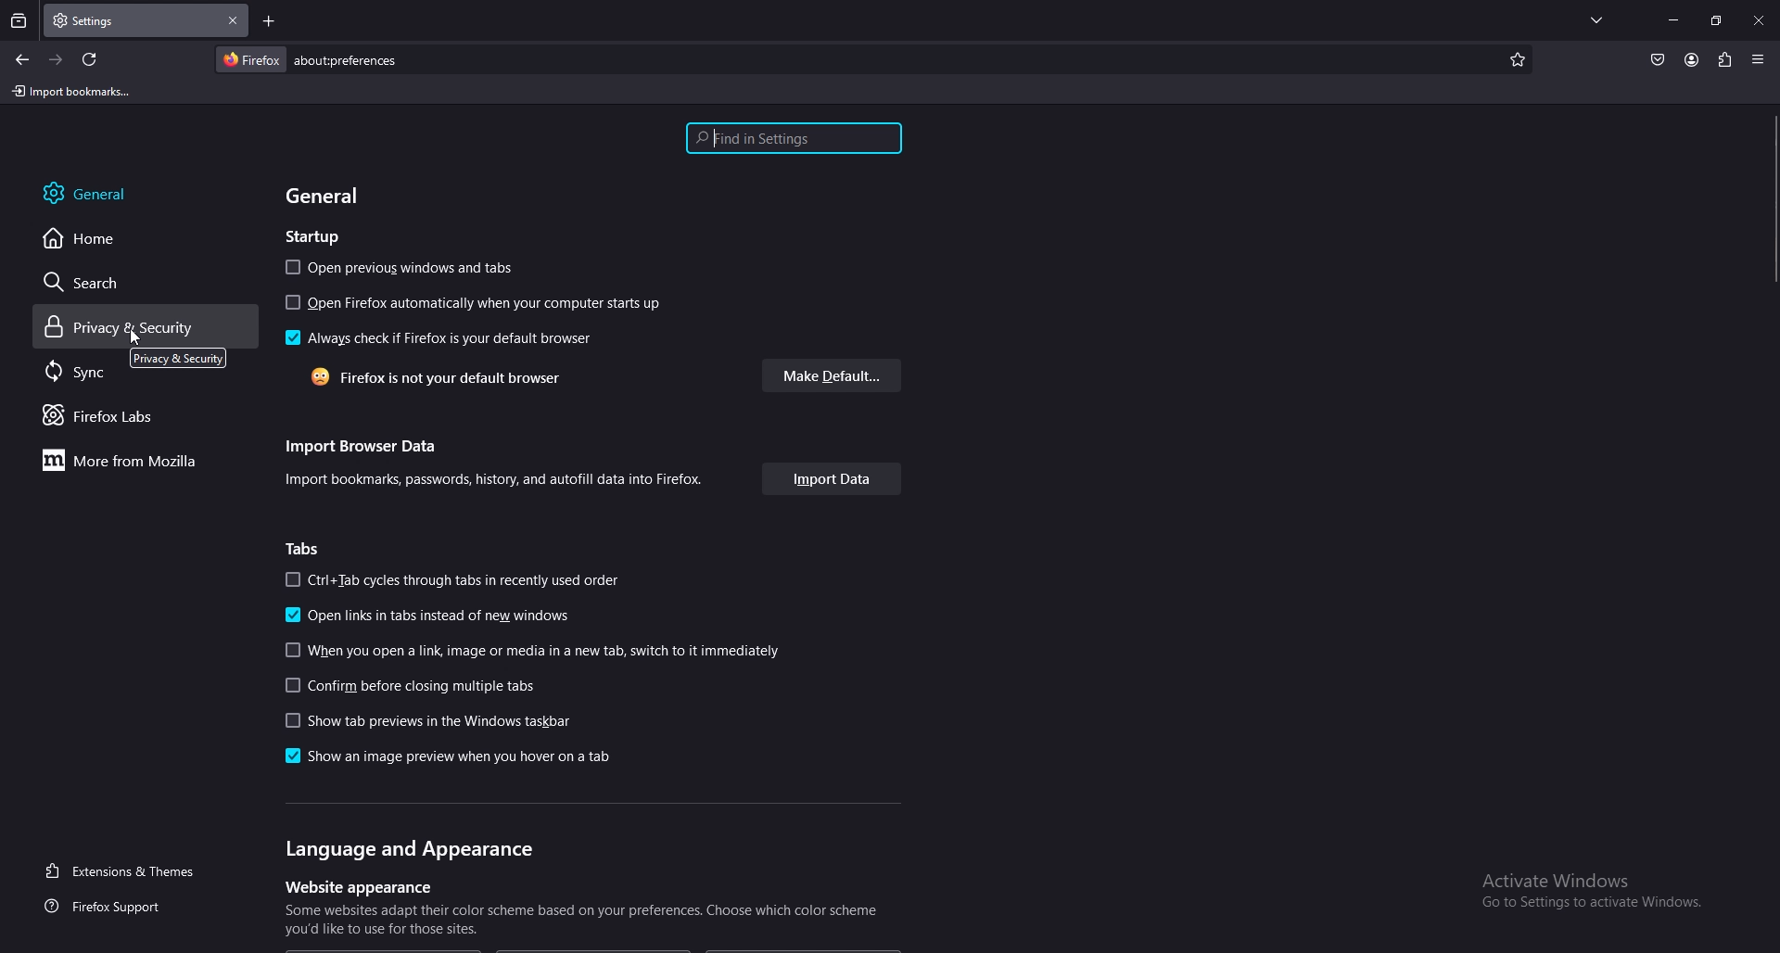 This screenshot has height=953, width=1780. I want to click on make default, so click(828, 375).